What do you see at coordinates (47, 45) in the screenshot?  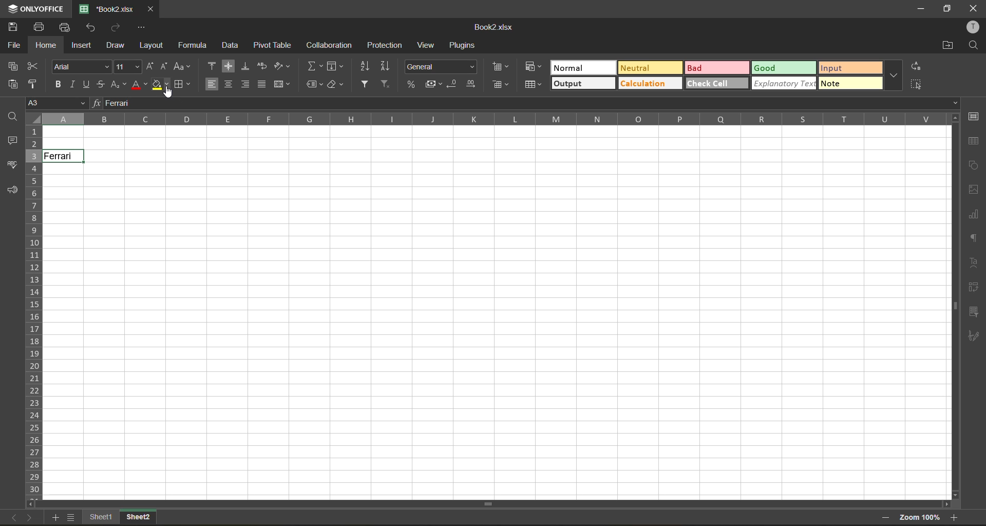 I see `home` at bounding box center [47, 45].